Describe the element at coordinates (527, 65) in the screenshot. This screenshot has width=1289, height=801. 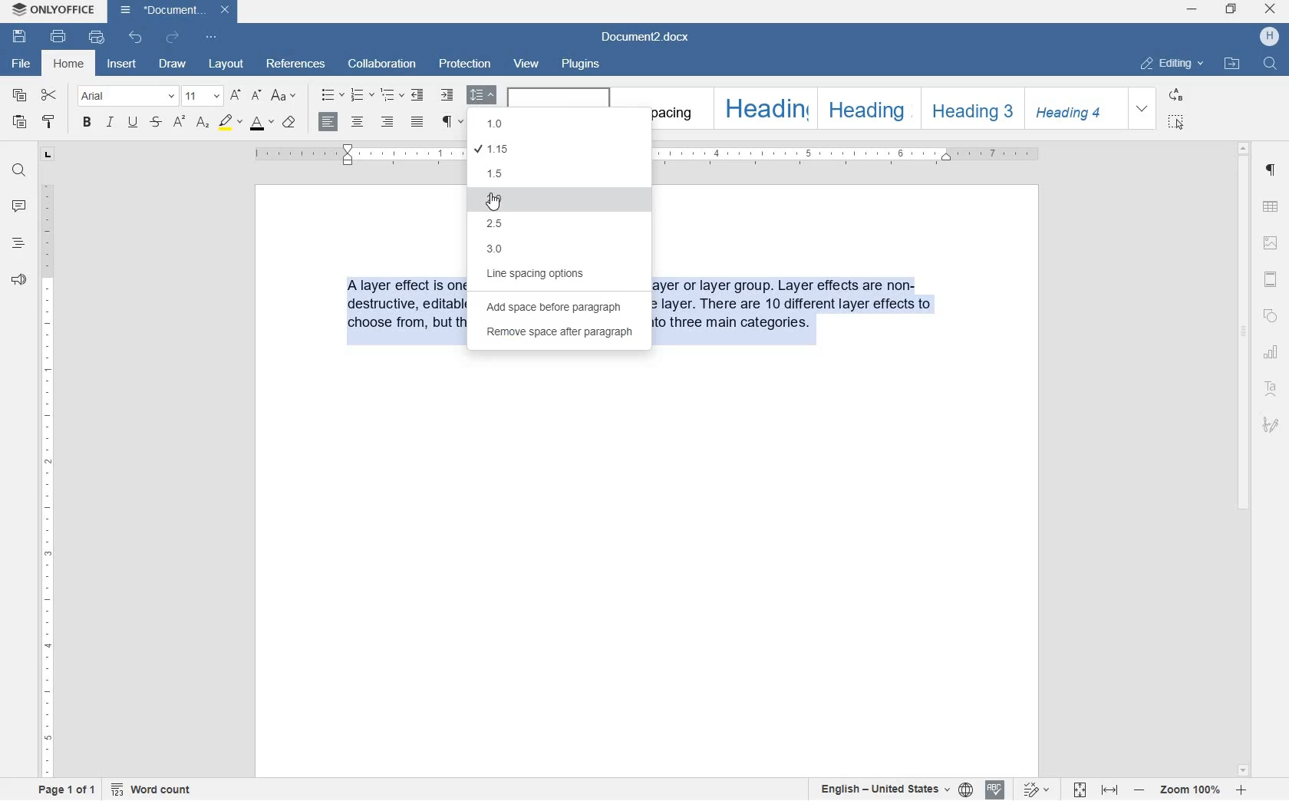
I see `view` at that location.